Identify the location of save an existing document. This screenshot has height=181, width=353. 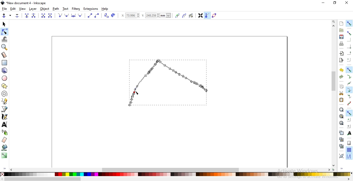
(341, 37).